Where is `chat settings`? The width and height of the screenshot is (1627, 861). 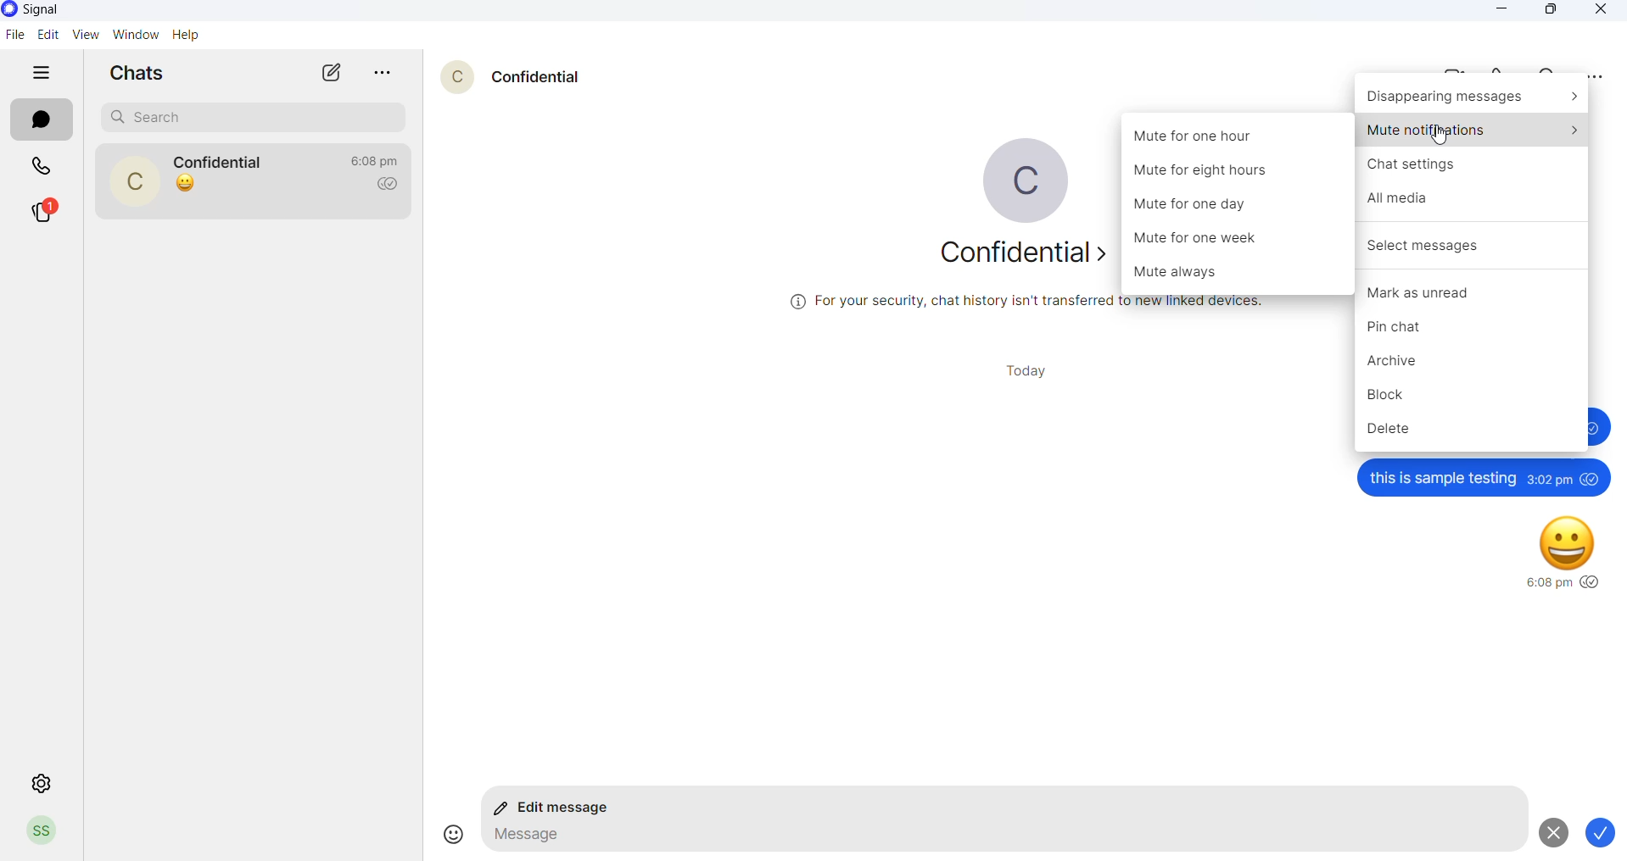
chat settings is located at coordinates (1473, 164).